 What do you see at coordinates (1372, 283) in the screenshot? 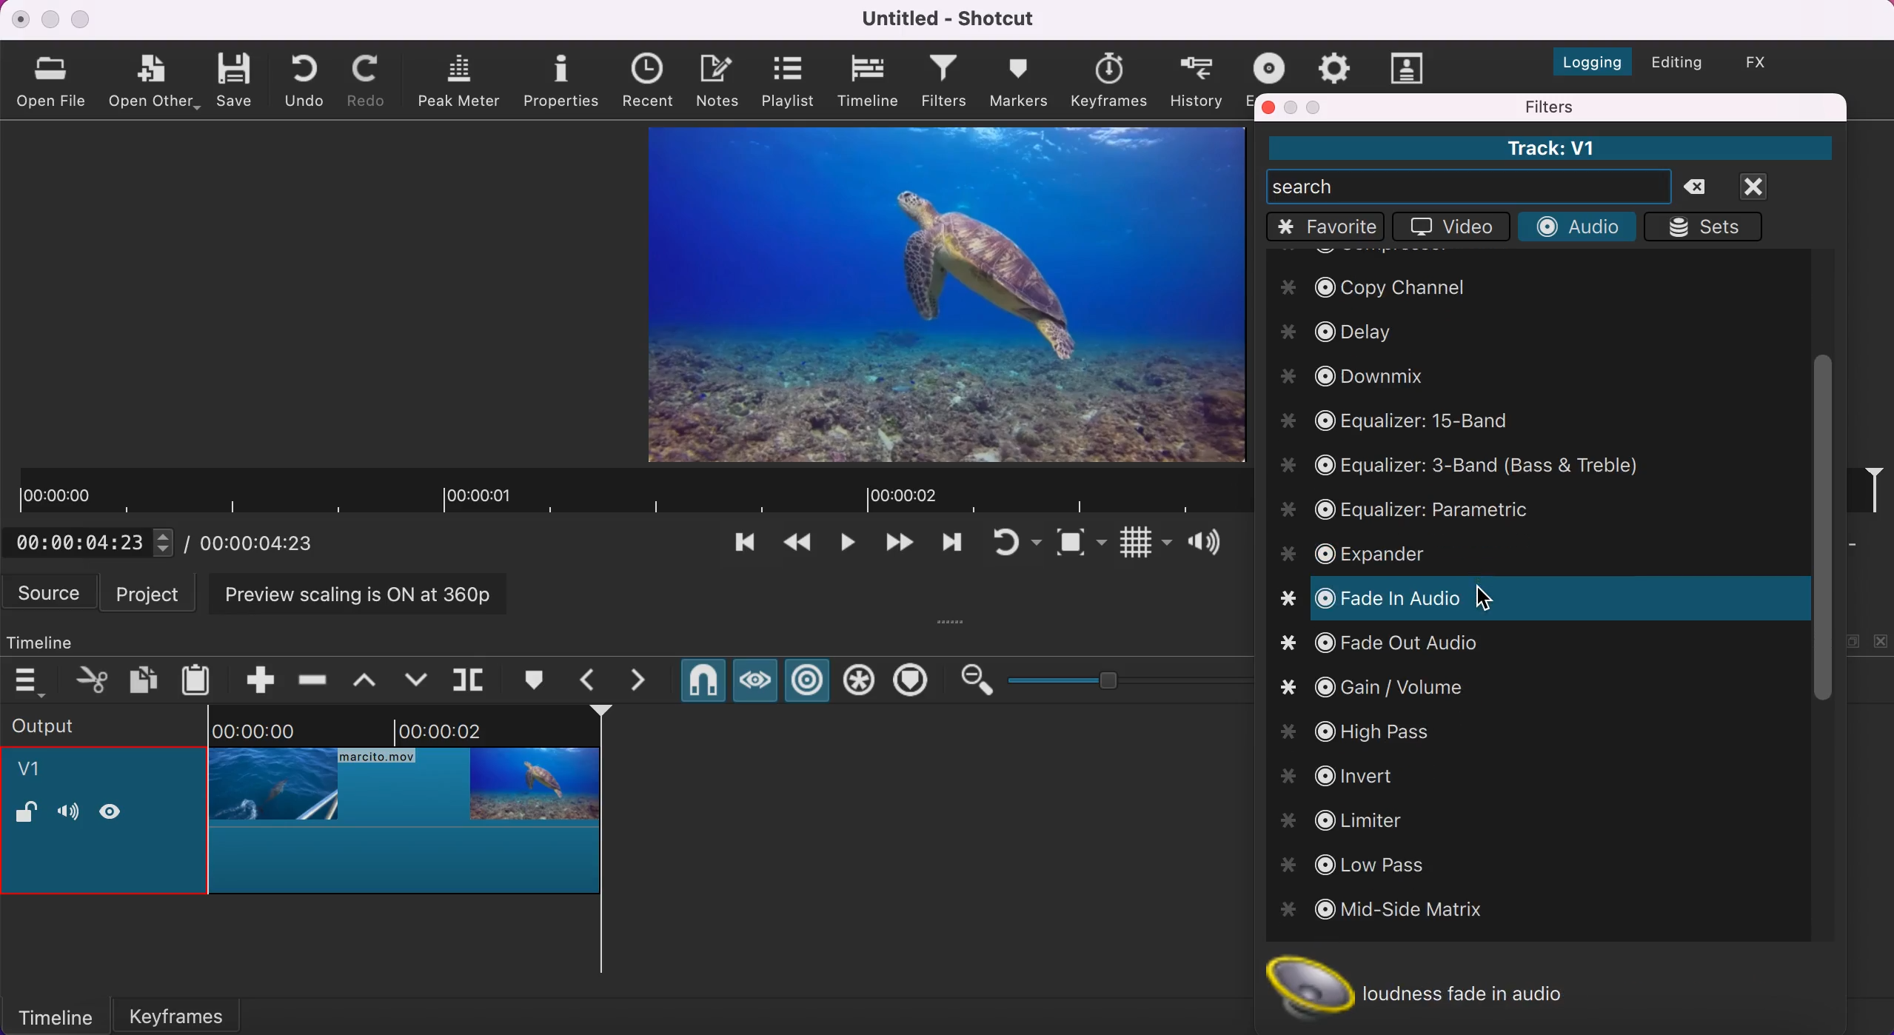
I see `copy channel` at bounding box center [1372, 283].